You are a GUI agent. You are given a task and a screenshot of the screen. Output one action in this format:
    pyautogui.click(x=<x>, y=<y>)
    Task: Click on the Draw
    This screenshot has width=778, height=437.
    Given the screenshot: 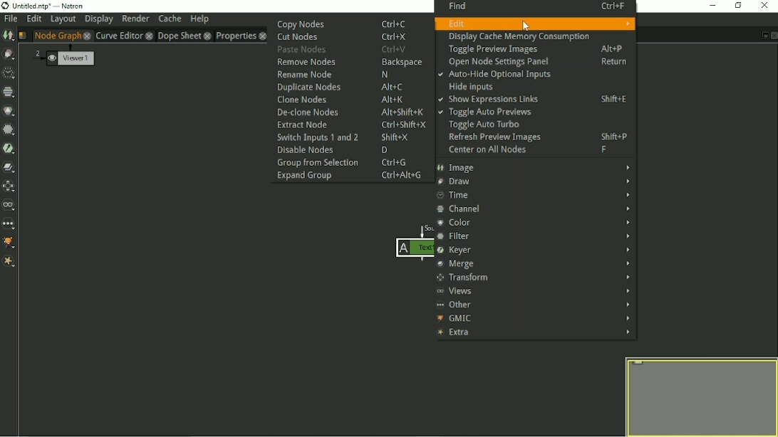 What is the action you would take?
    pyautogui.click(x=535, y=181)
    